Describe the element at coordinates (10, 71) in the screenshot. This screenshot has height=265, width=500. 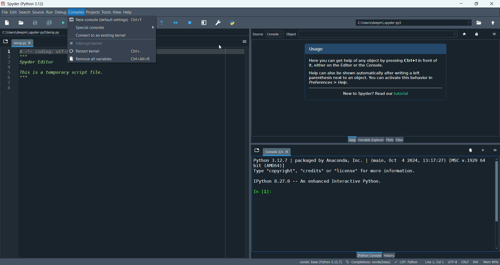
I see `line numbers` at that location.